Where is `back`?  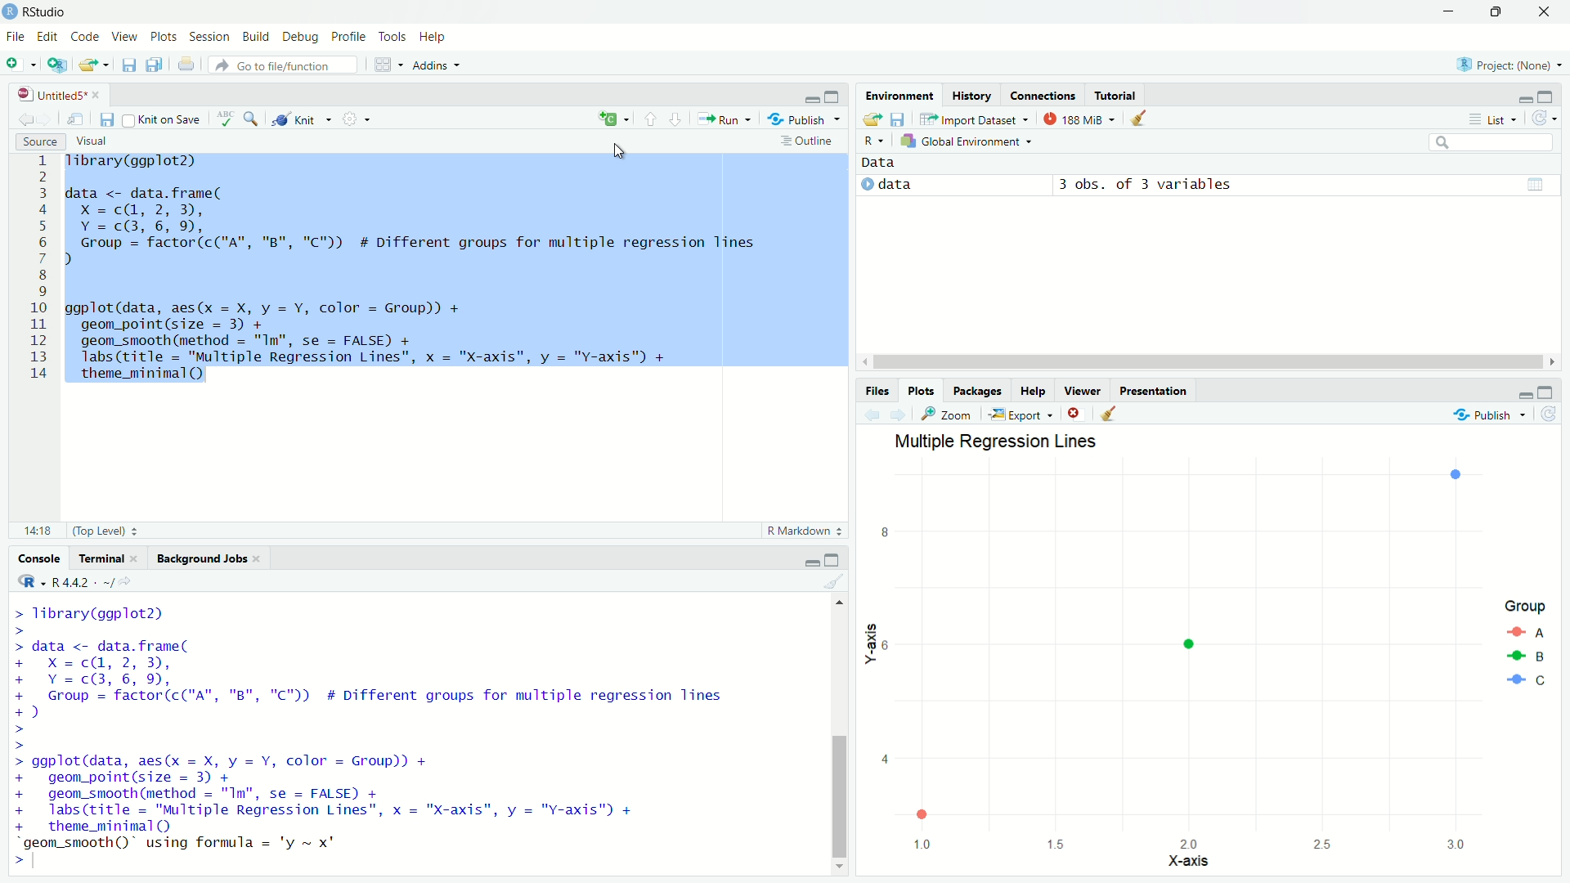
back is located at coordinates (21, 120).